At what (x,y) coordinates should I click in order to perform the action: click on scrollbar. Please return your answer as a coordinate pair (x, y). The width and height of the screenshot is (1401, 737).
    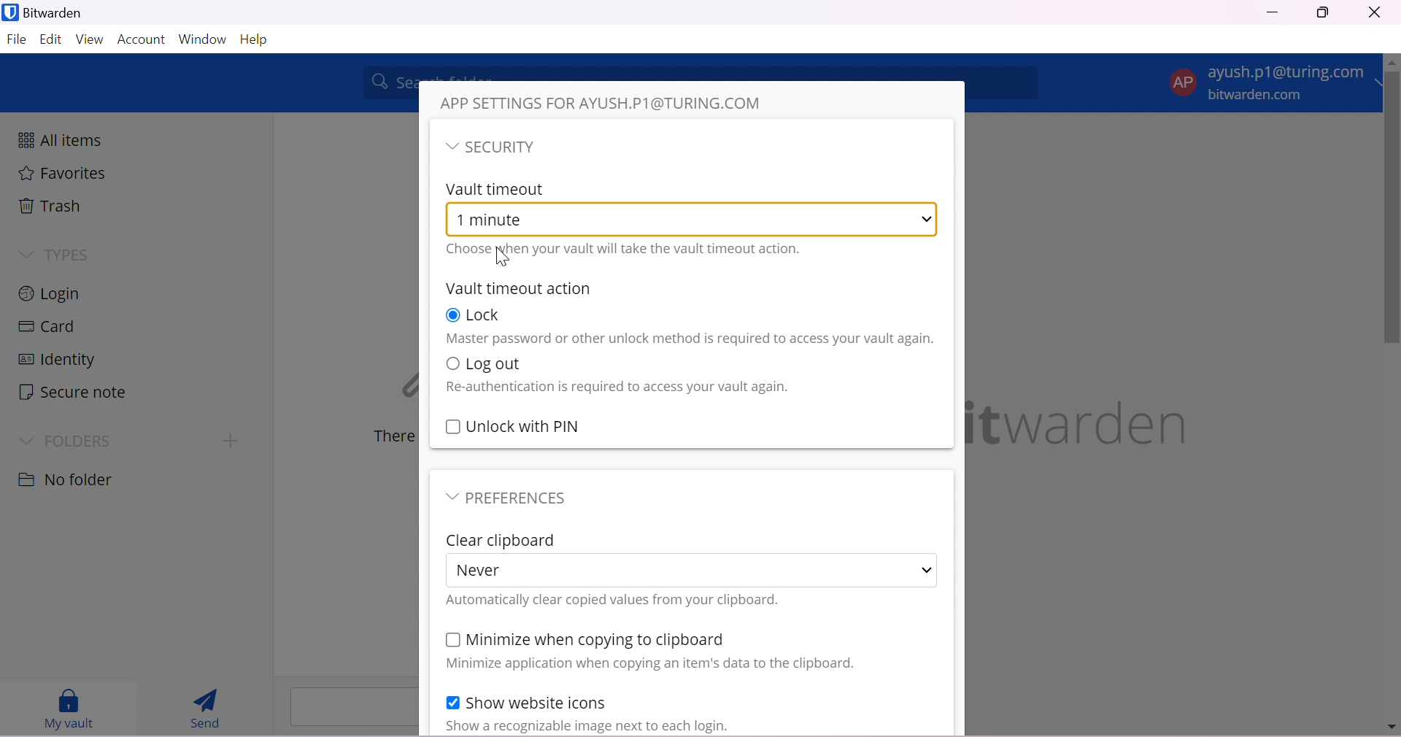
    Looking at the image, I should click on (1392, 211).